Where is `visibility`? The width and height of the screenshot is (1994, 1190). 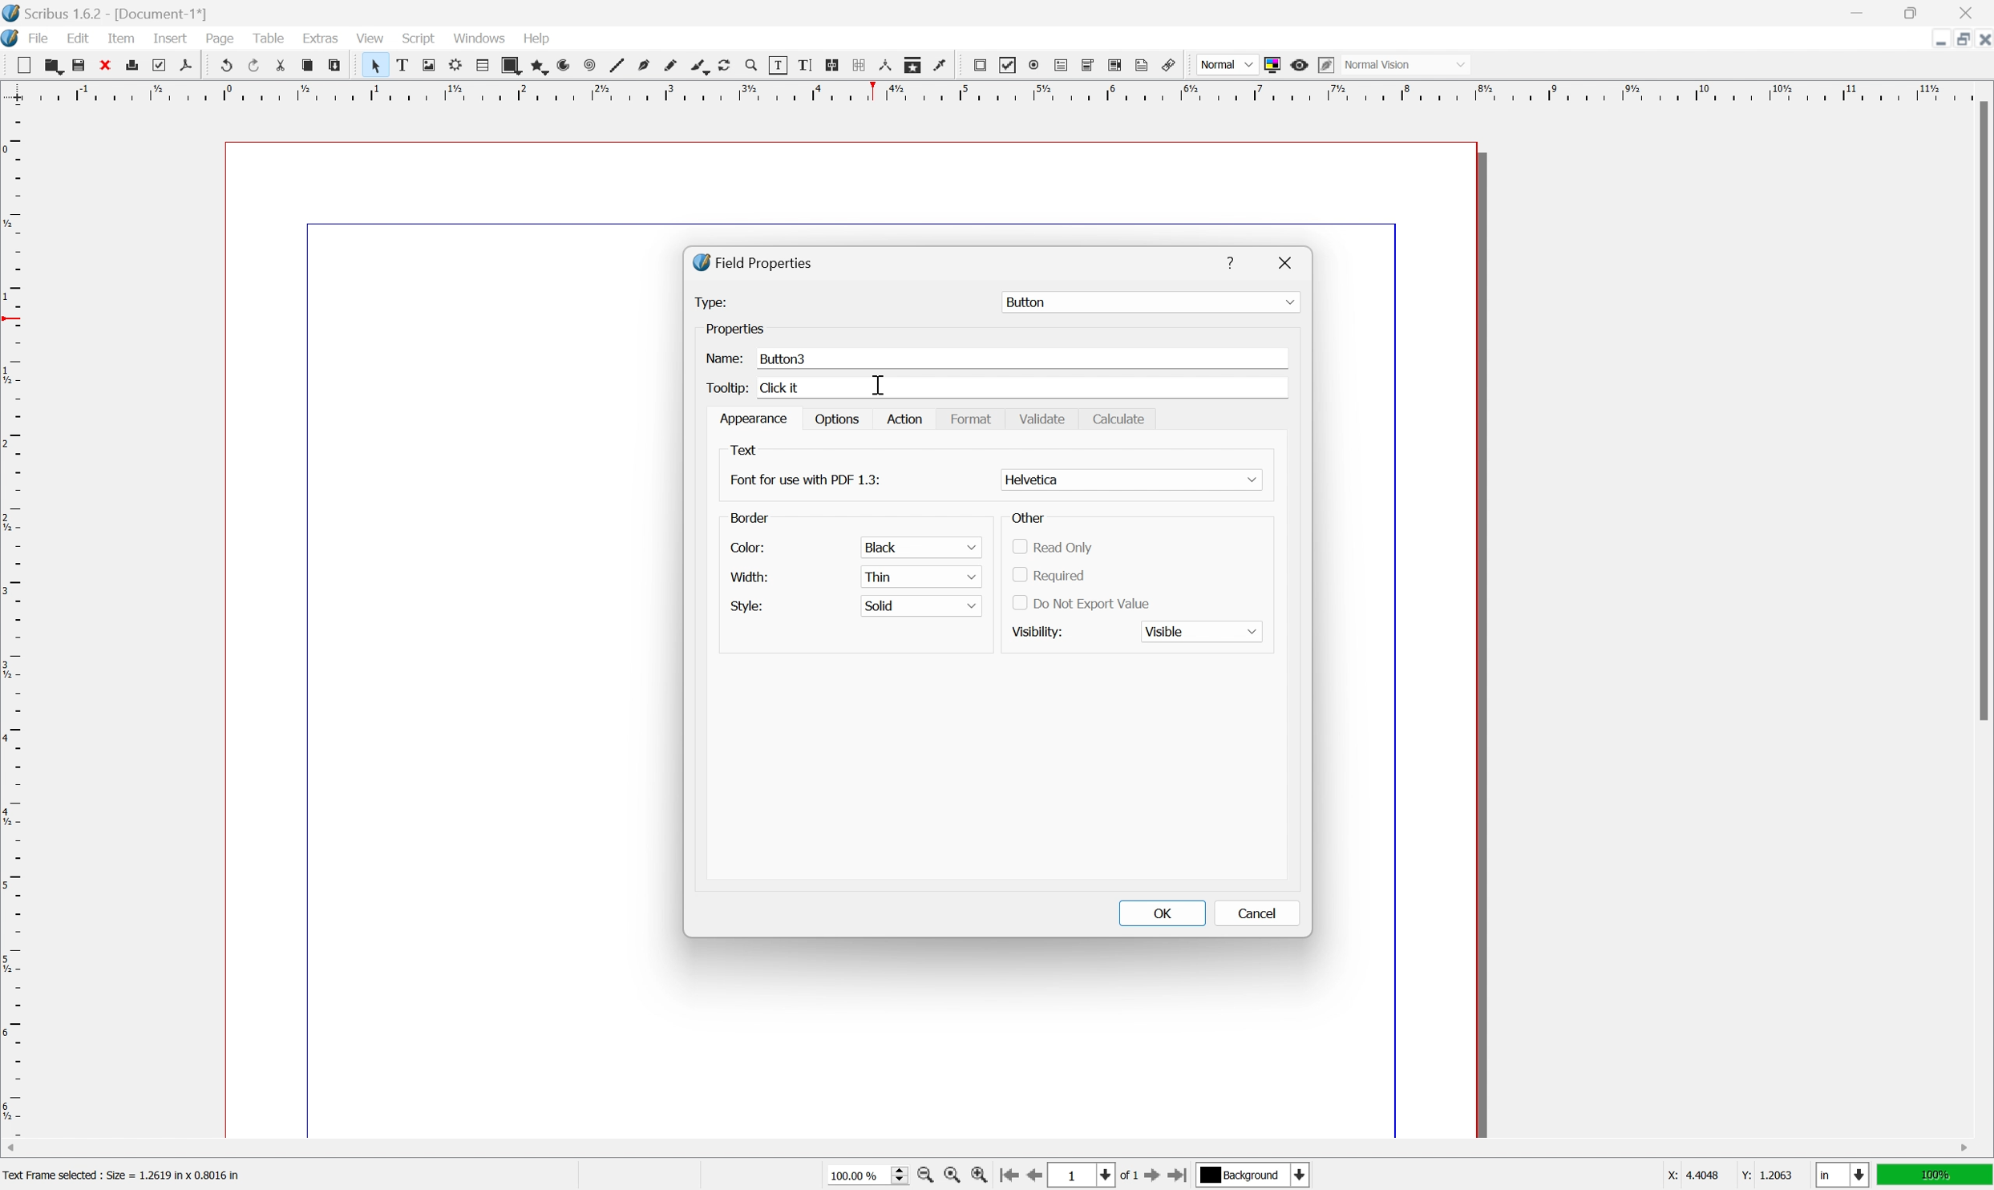 visibility is located at coordinates (1042, 629).